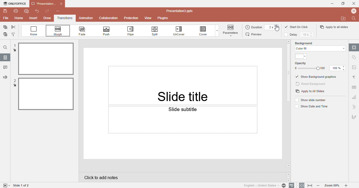 This screenshot has width=359, height=188. I want to click on Set document language, so click(264, 185).